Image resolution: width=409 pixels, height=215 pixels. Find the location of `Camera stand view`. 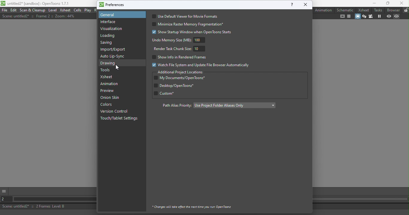

Camera stand view is located at coordinates (357, 17).